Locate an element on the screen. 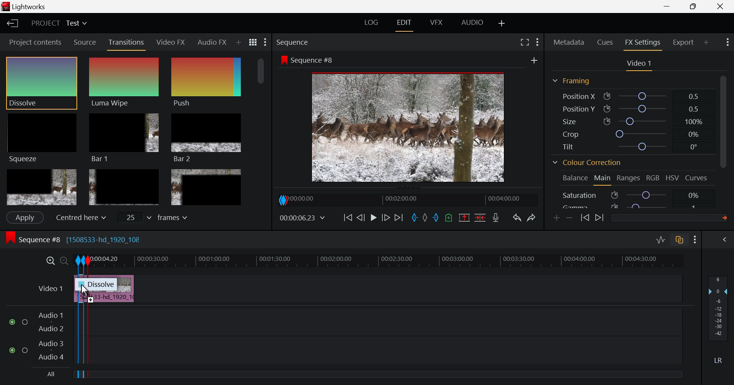 This screenshot has width=734, height=385. Project Title is located at coordinates (59, 24).